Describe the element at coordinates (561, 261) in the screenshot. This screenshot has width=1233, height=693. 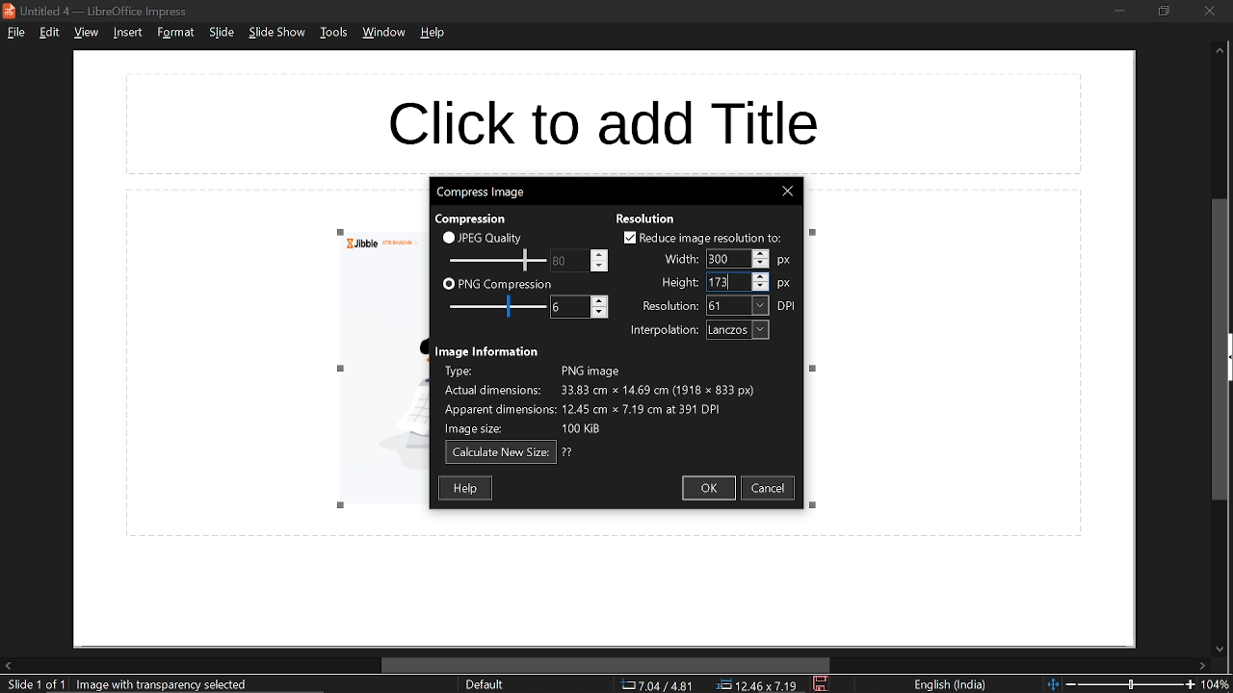
I see `change JPEG quality` at that location.